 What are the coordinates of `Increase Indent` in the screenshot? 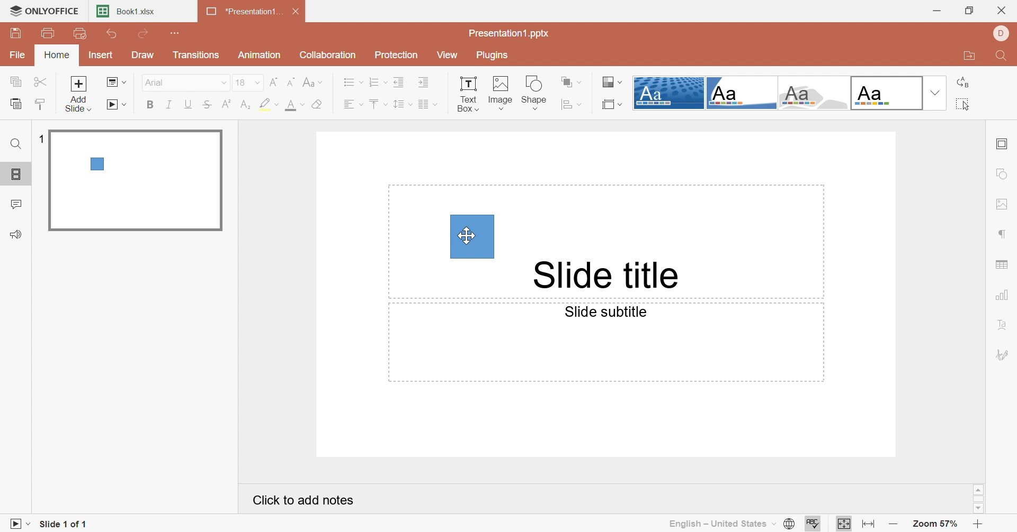 It's located at (424, 82).